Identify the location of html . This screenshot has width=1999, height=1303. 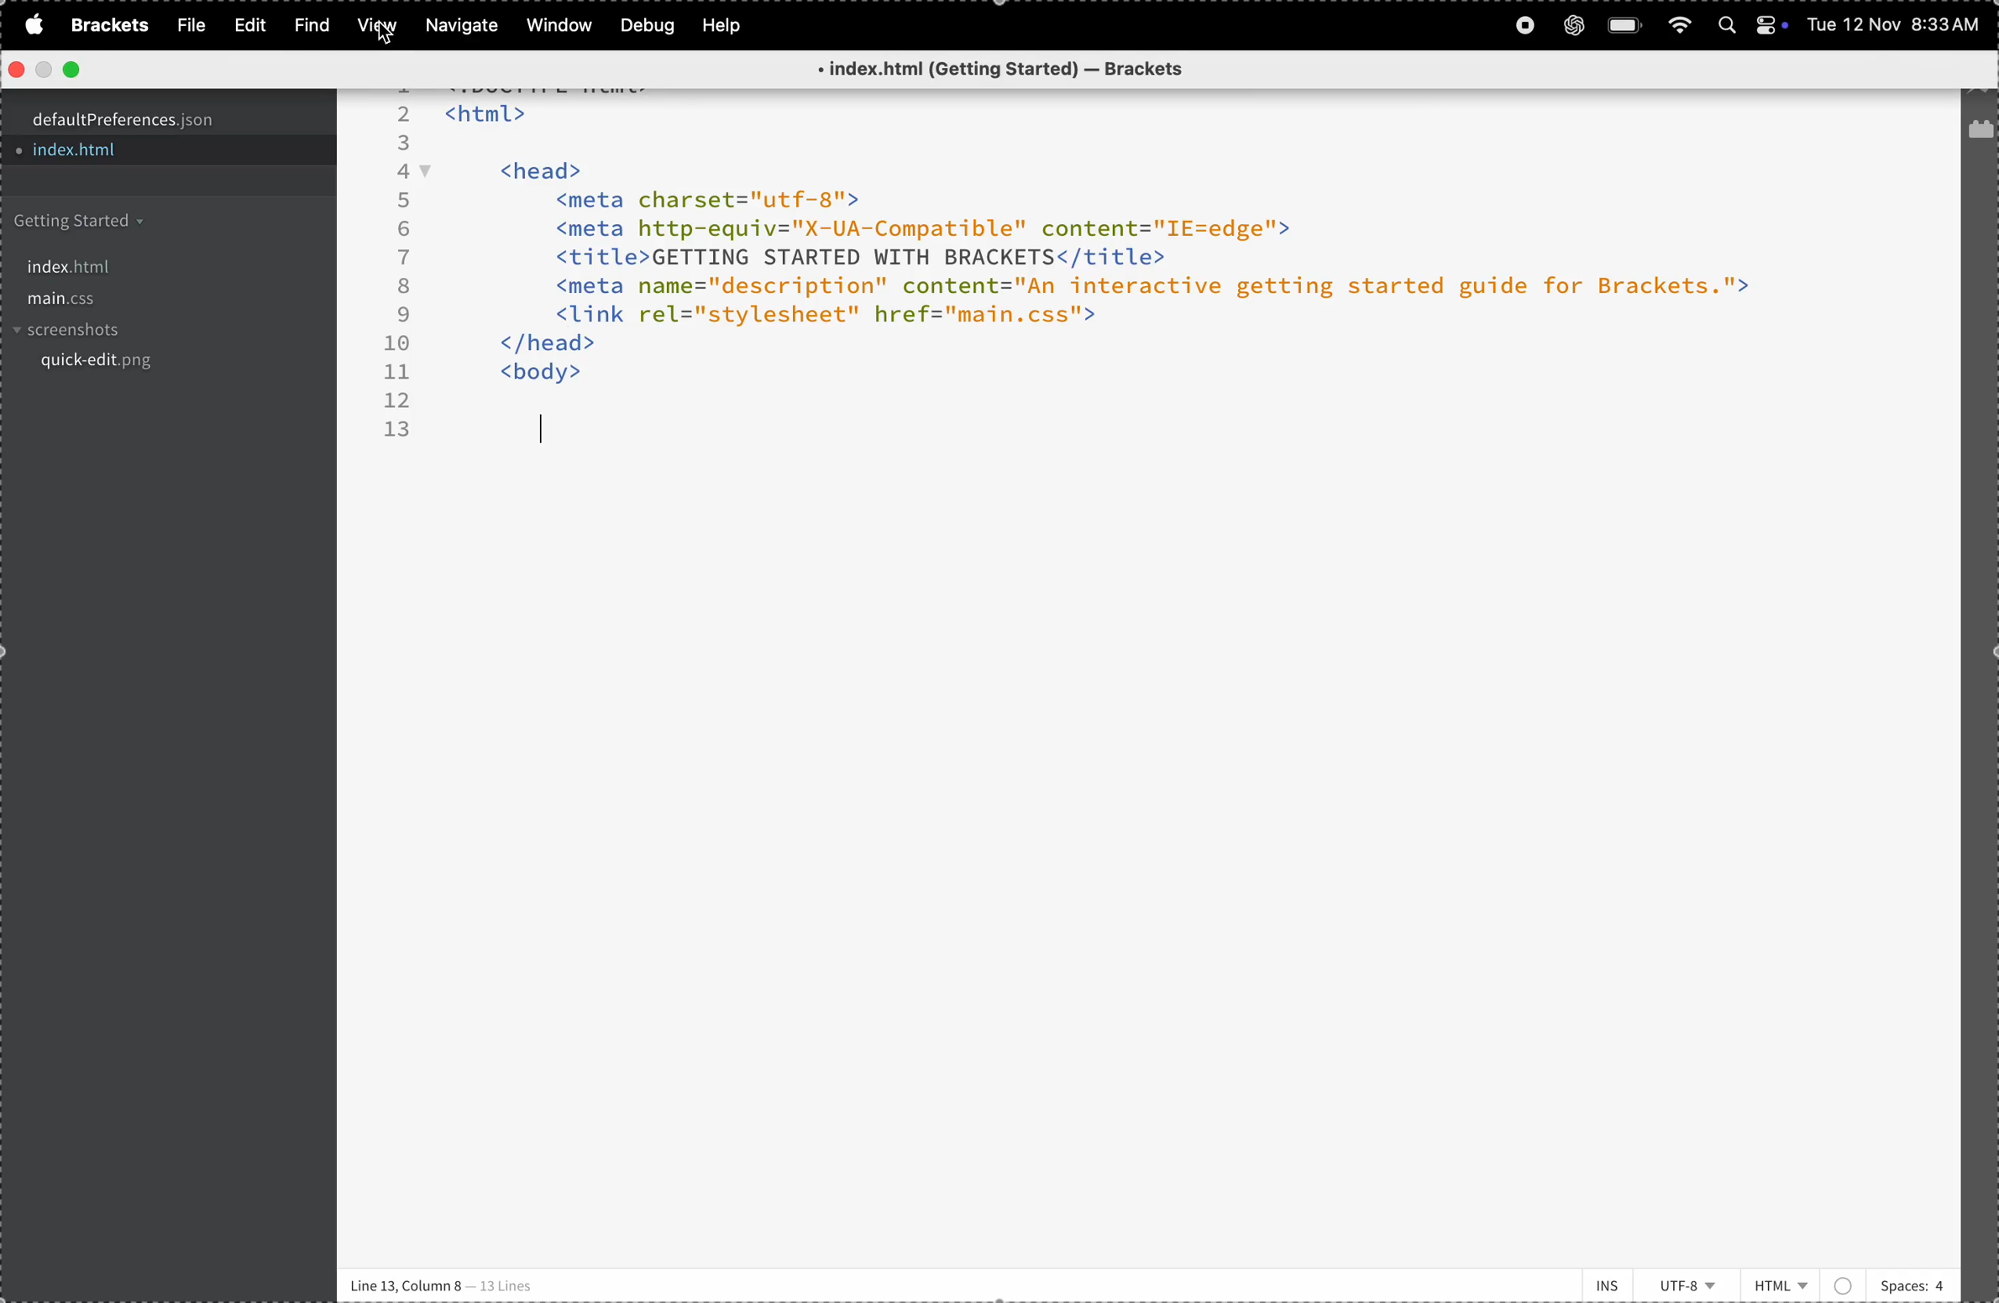
(1802, 1280).